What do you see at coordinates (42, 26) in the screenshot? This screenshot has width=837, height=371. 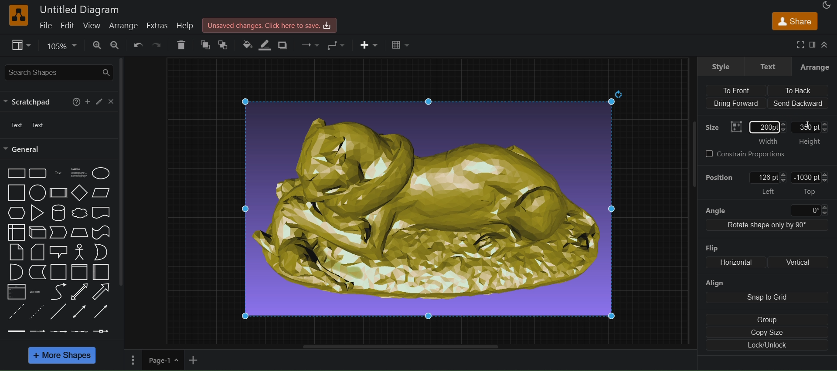 I see `file` at bounding box center [42, 26].